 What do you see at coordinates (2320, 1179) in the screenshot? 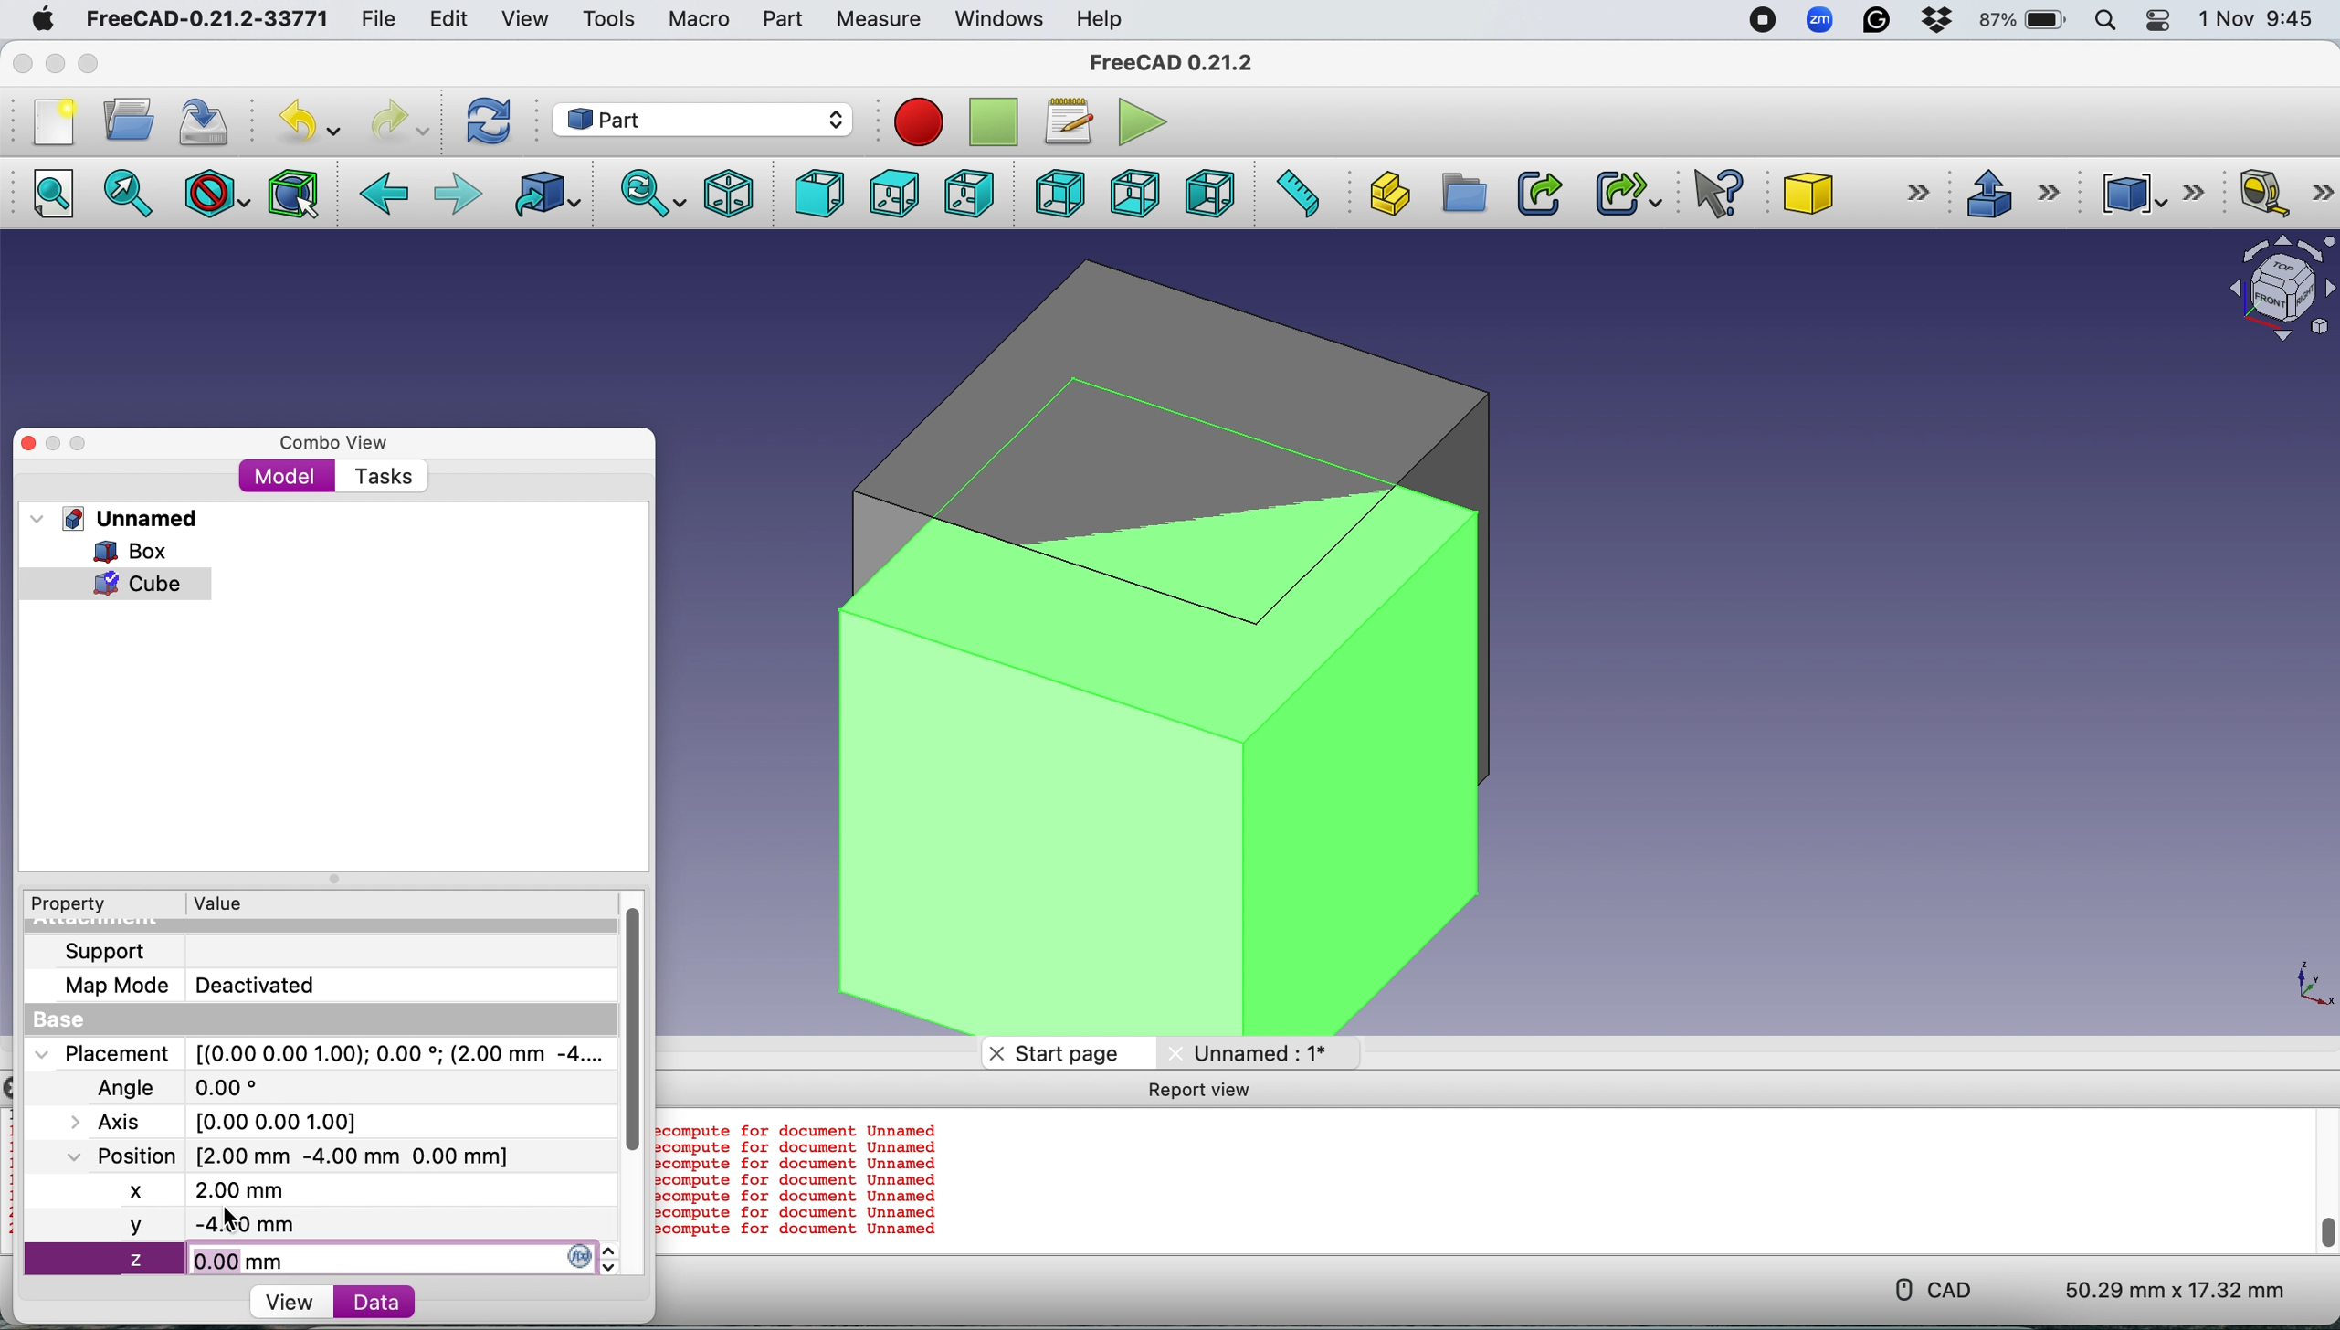
I see `vertical scroll bar` at bounding box center [2320, 1179].